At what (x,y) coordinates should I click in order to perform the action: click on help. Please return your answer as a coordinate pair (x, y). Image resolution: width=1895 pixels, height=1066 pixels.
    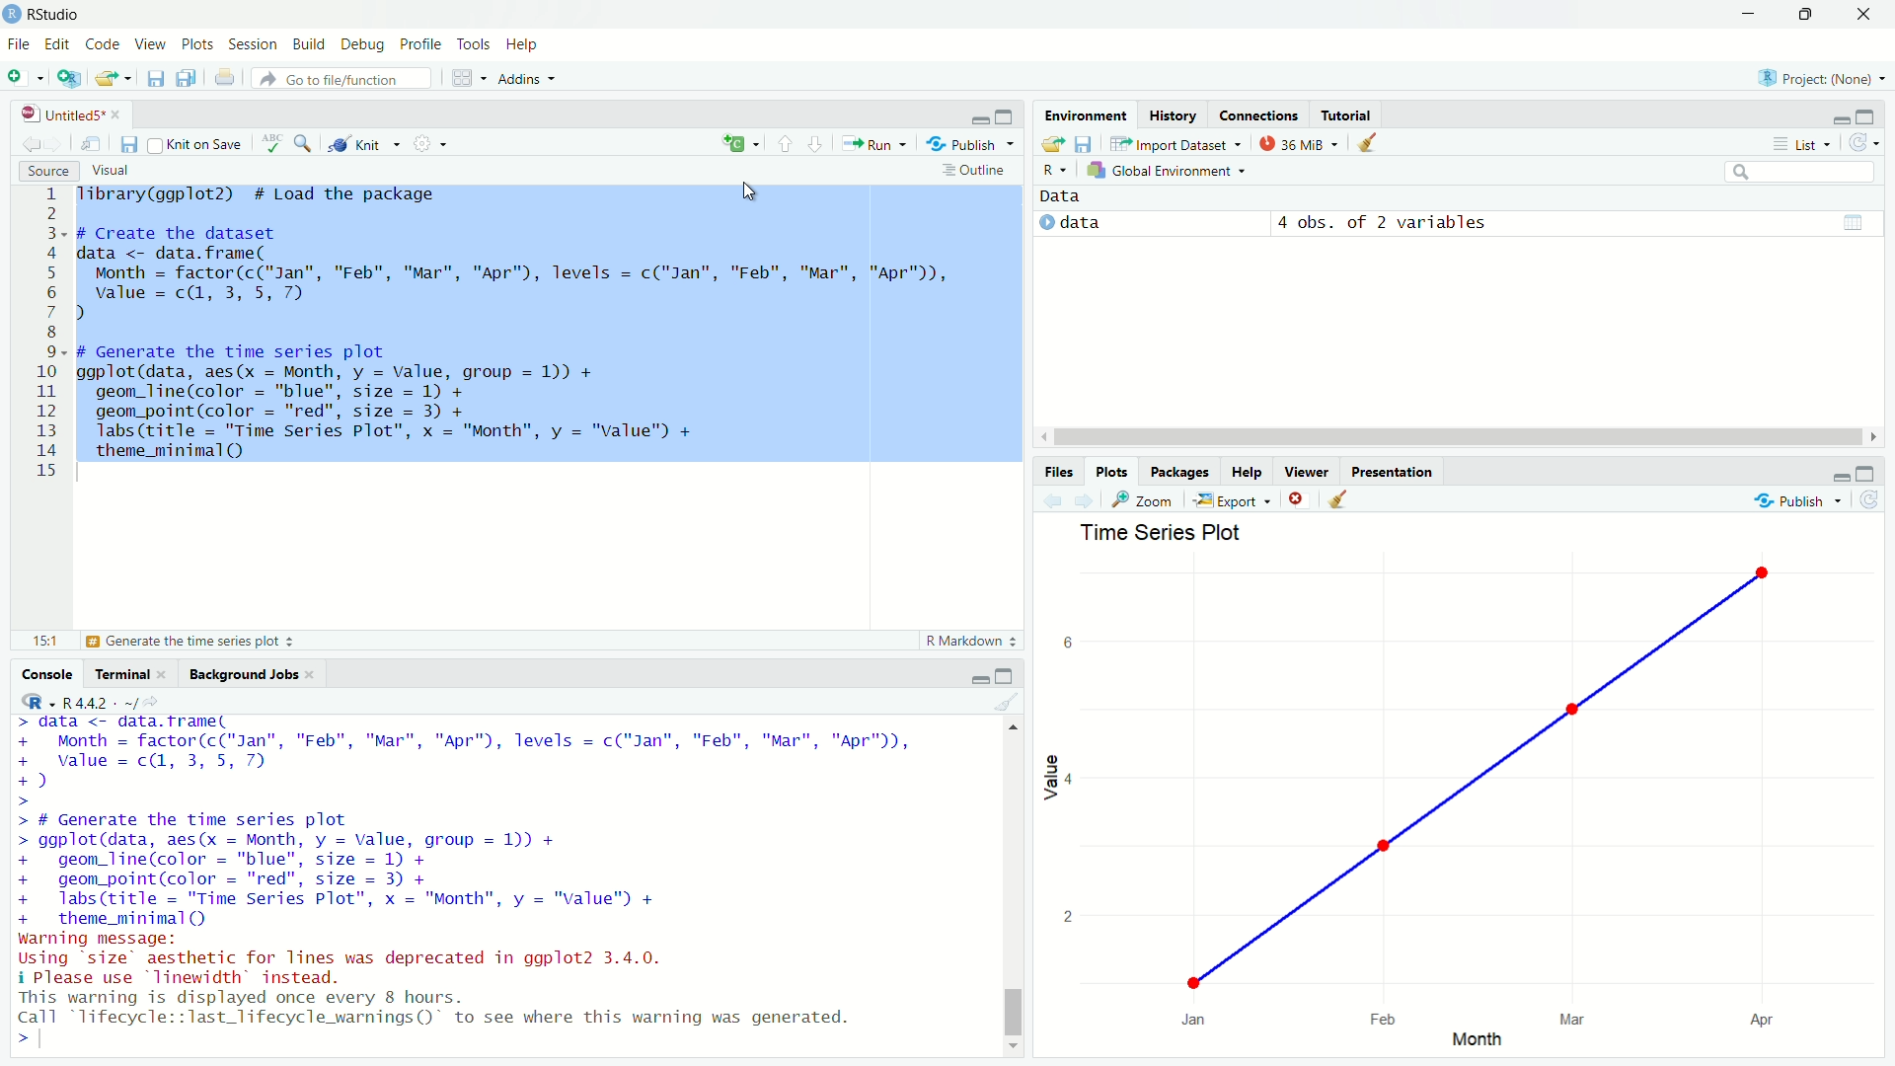
    Looking at the image, I should click on (1248, 472).